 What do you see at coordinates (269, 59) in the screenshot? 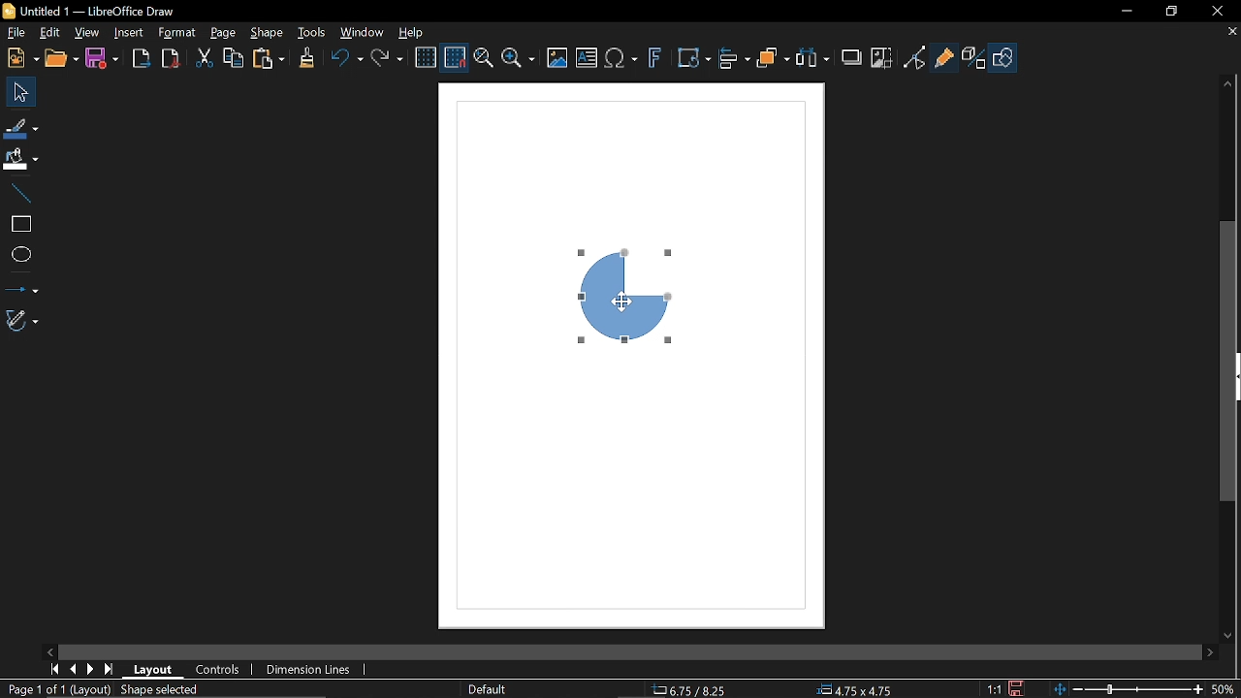
I see `Paste` at bounding box center [269, 59].